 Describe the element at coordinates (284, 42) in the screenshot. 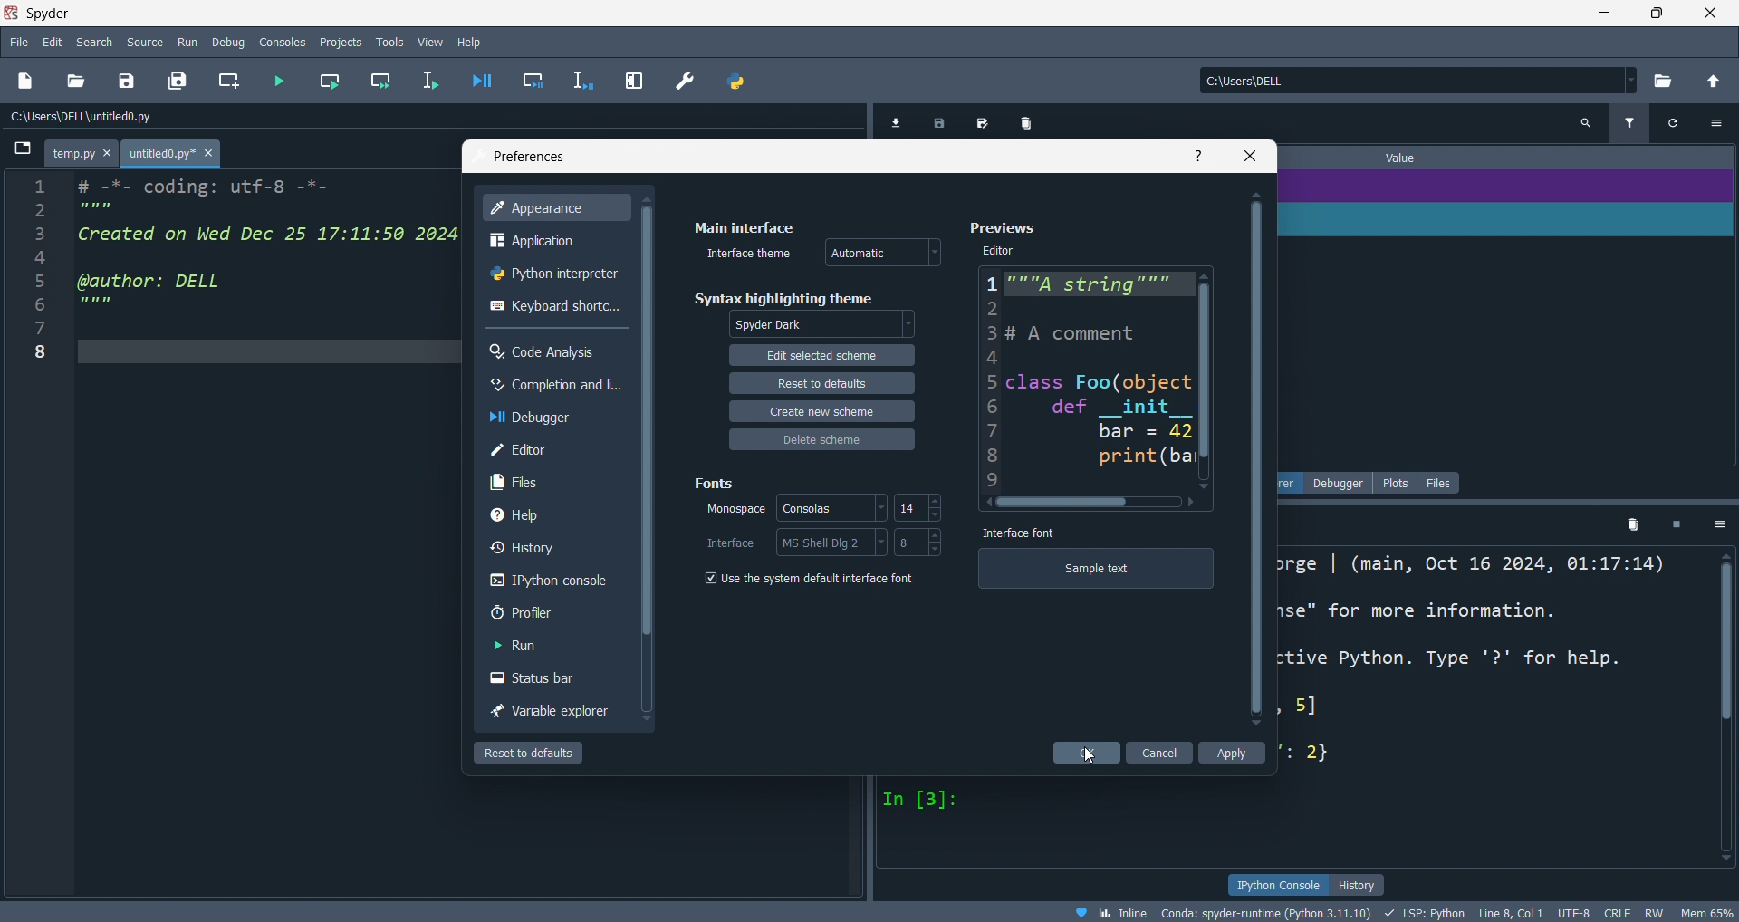

I see `consoles` at that location.